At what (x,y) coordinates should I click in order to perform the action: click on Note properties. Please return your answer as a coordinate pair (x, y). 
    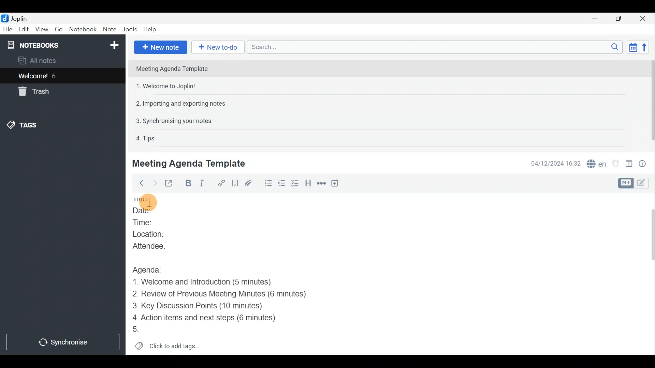
    Looking at the image, I should click on (645, 163).